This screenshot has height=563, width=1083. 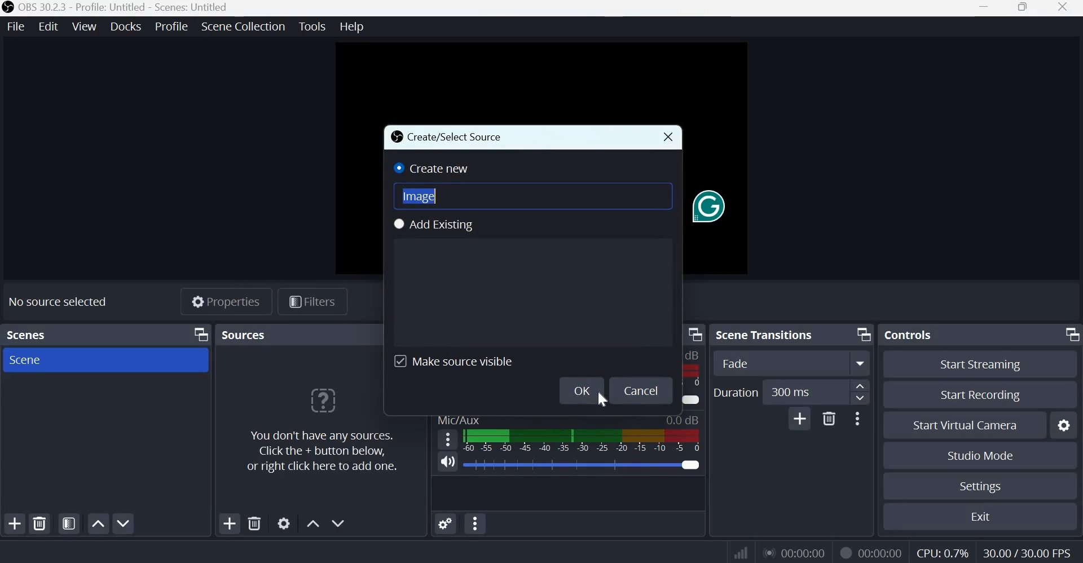 What do you see at coordinates (980, 393) in the screenshot?
I see `Start recording` at bounding box center [980, 393].